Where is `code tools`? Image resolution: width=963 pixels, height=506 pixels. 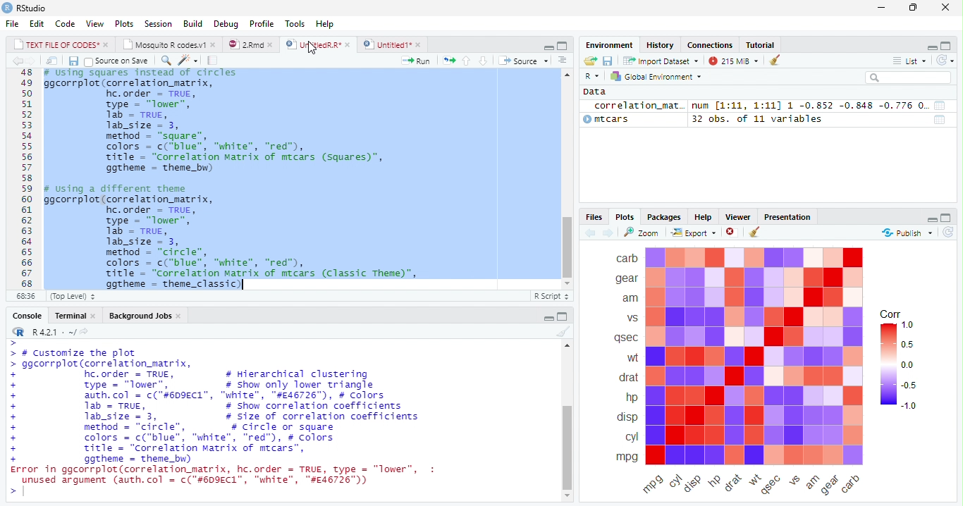 code tools is located at coordinates (188, 63).